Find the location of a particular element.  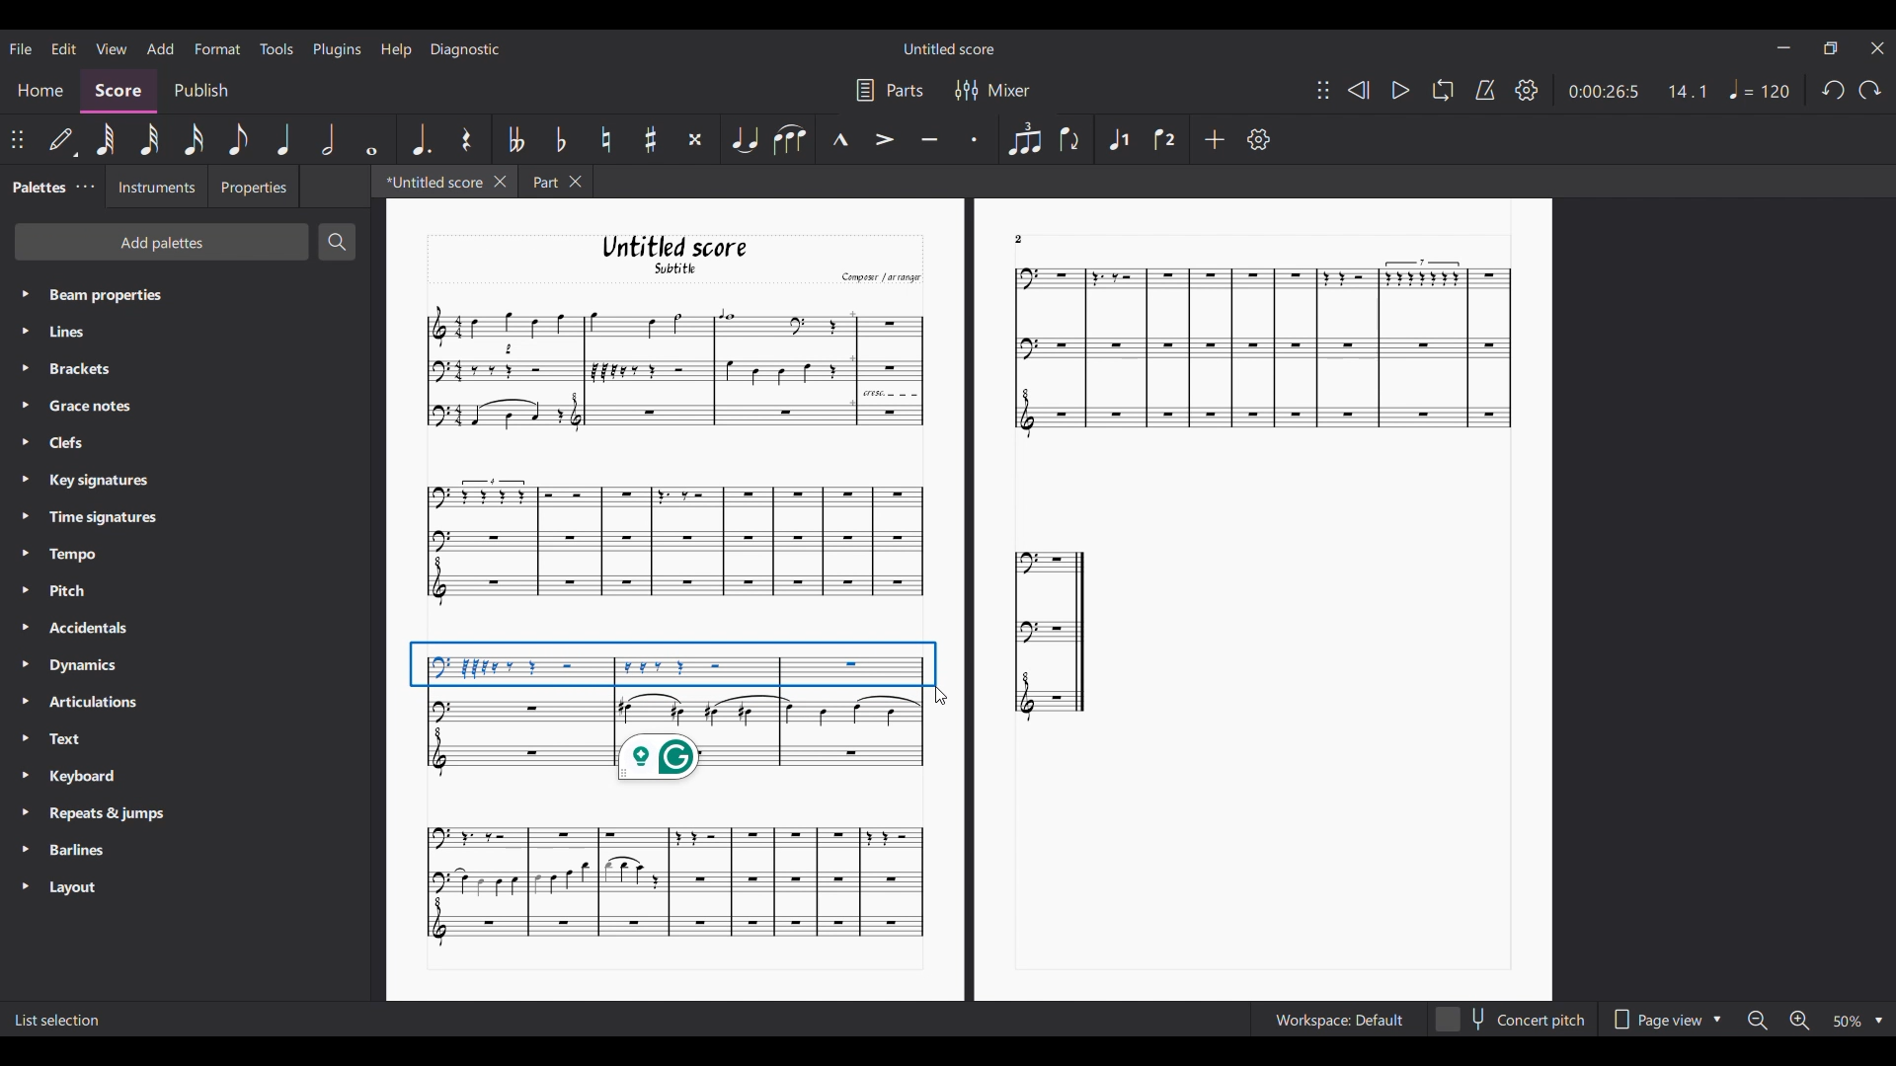

Untitled score Subtitle is located at coordinates (693, 256).